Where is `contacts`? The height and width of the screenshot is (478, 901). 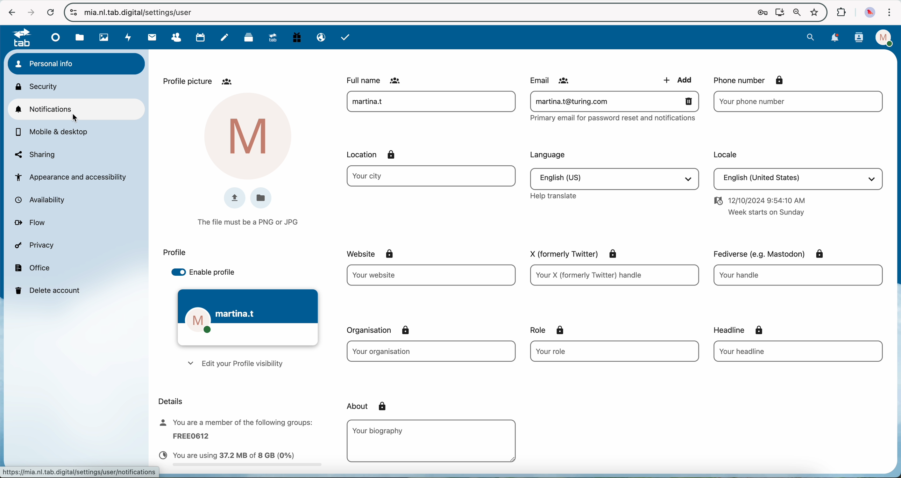 contacts is located at coordinates (178, 37).